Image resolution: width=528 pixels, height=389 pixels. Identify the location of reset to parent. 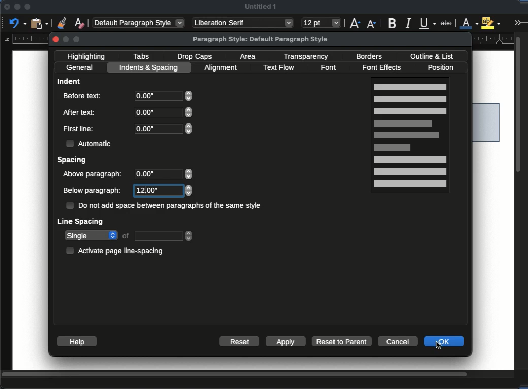
(342, 341).